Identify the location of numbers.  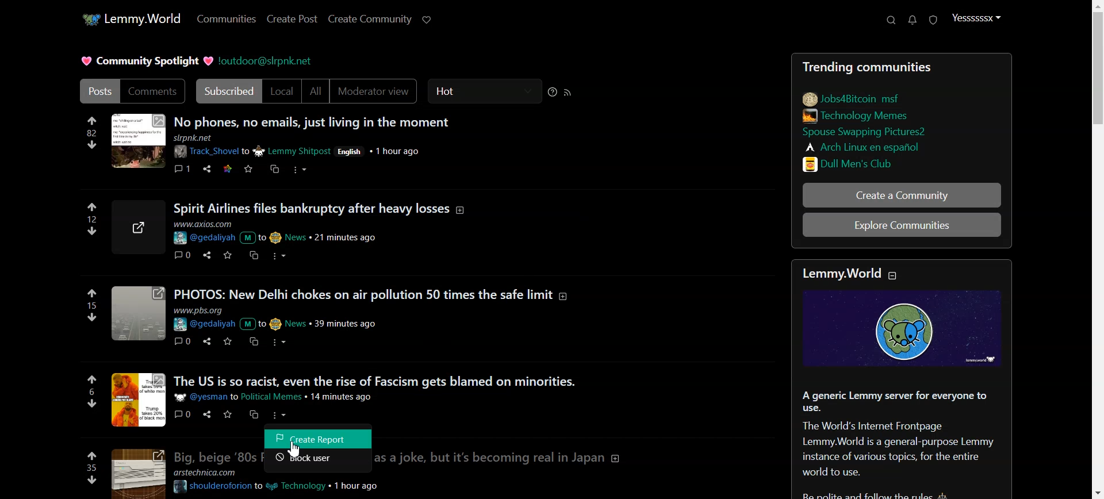
(93, 218).